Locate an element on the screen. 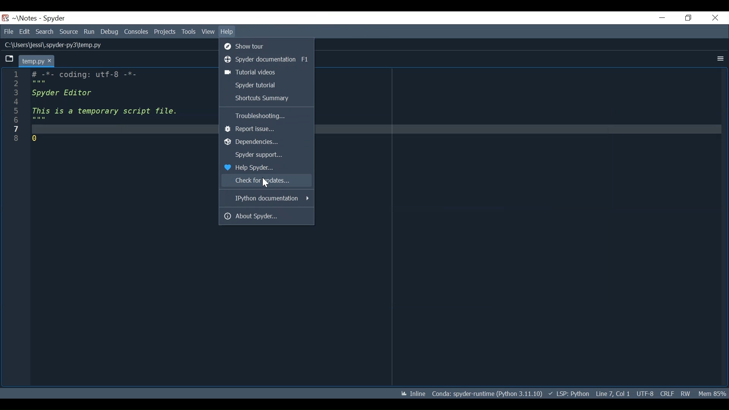 This screenshot has width=729, height=410. More Options  is located at coordinates (721, 59).